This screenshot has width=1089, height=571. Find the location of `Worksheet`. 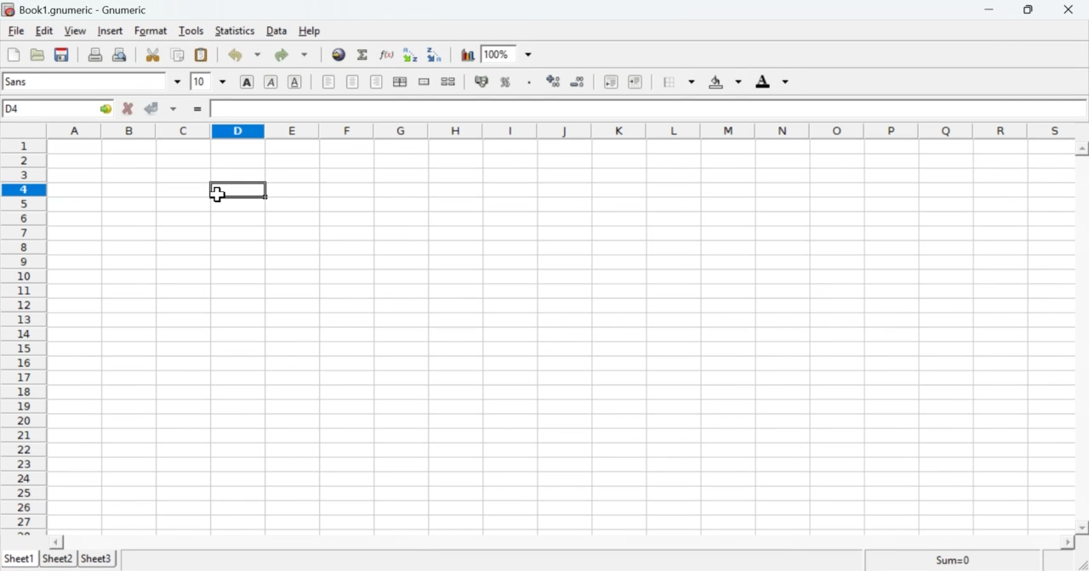

Worksheet is located at coordinates (561, 336).